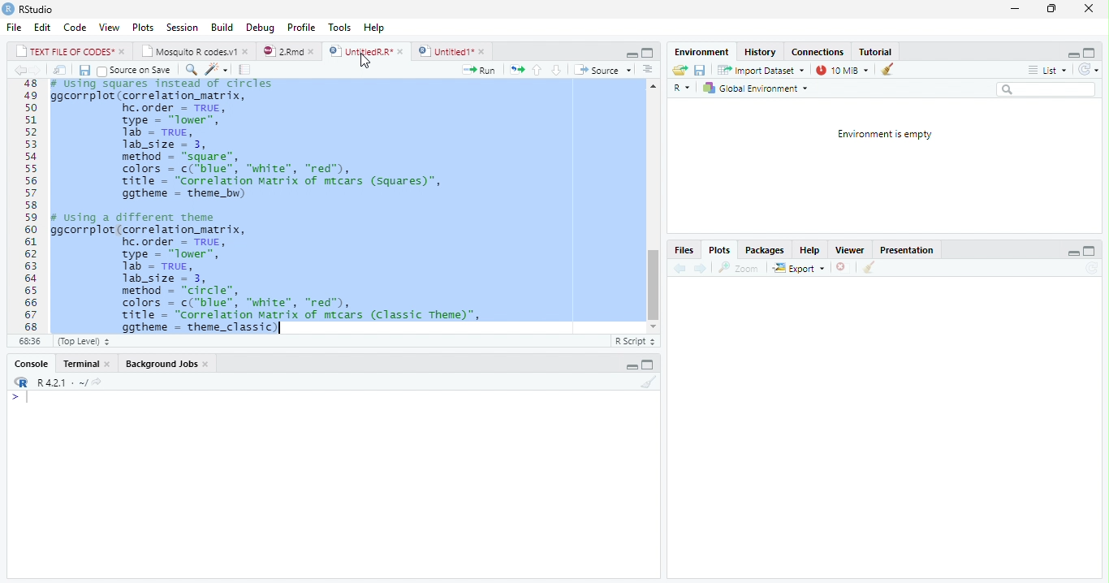 The image size is (1109, 583). I want to click on hide console, so click(648, 52).